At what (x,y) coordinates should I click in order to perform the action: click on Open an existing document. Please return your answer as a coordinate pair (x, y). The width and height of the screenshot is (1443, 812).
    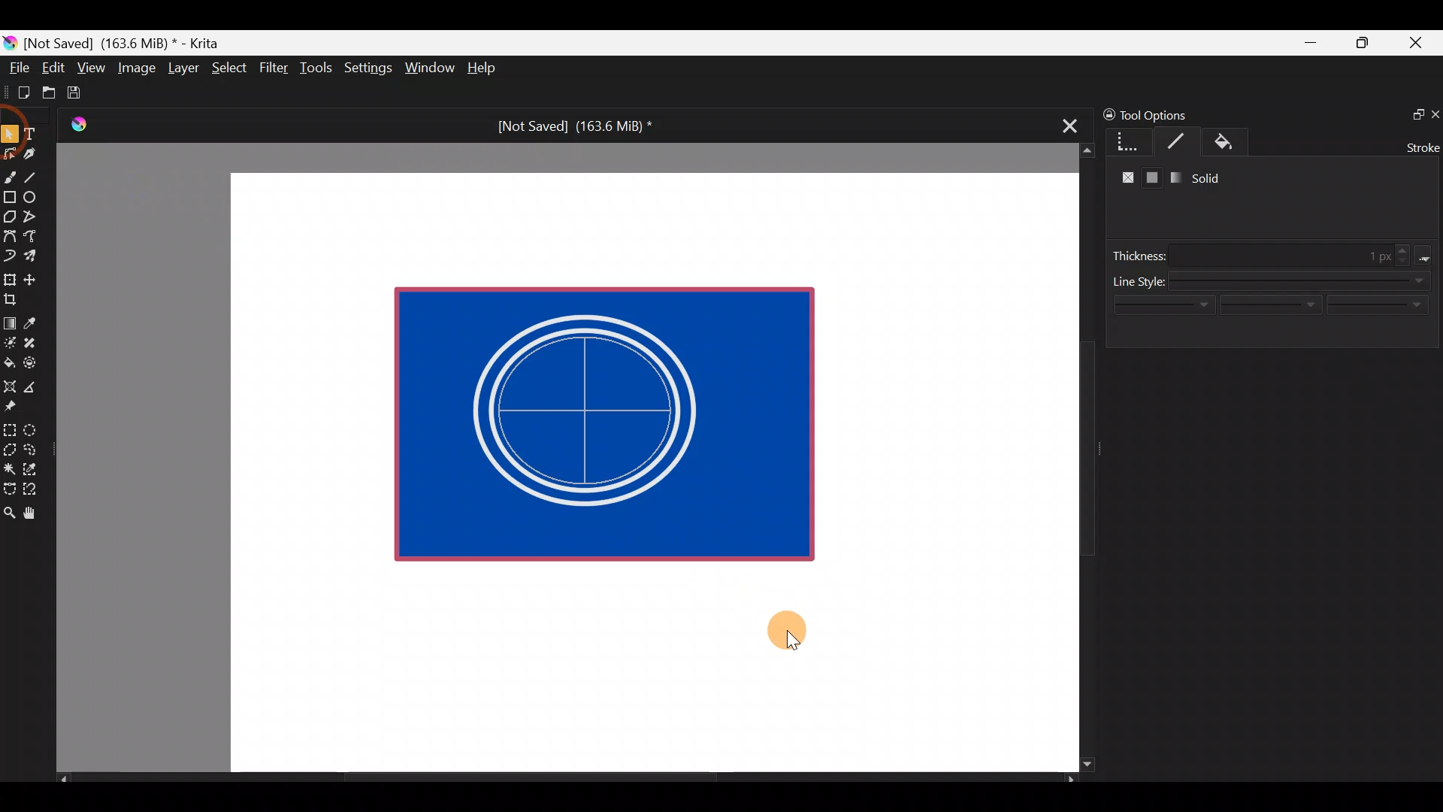
    Looking at the image, I should click on (50, 95).